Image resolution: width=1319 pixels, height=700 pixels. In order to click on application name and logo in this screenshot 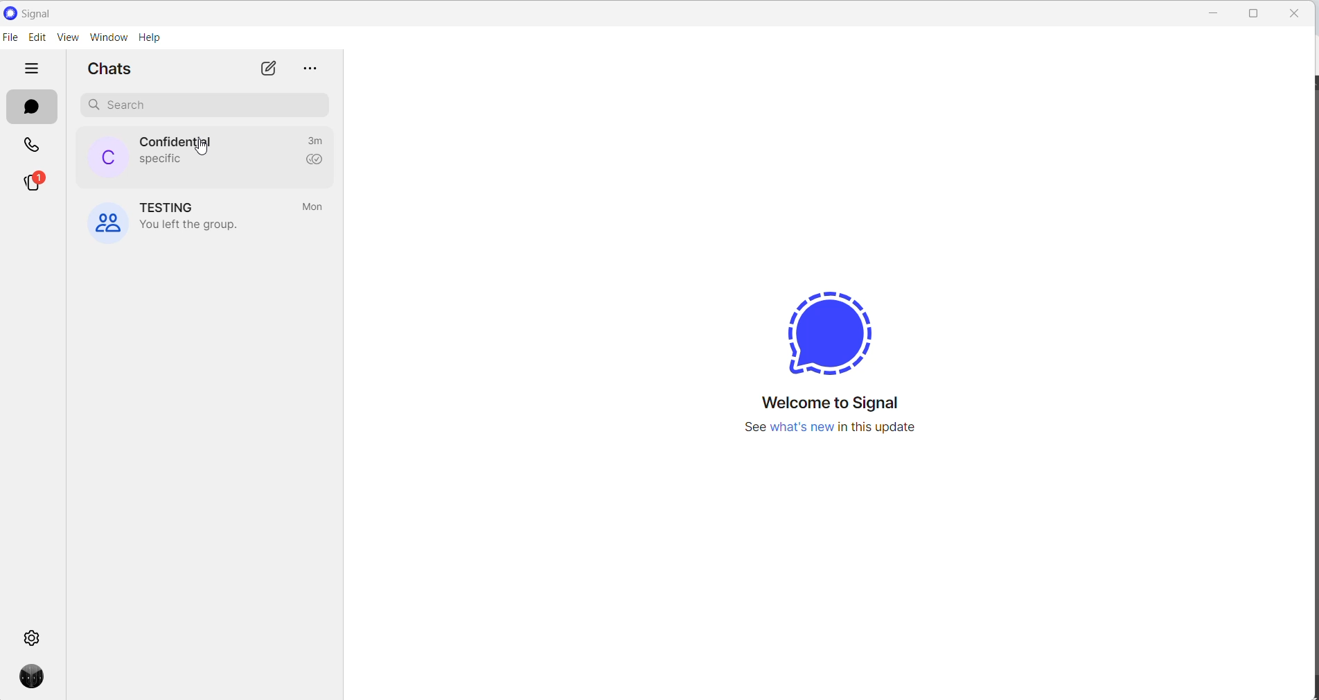, I will do `click(37, 12)`.